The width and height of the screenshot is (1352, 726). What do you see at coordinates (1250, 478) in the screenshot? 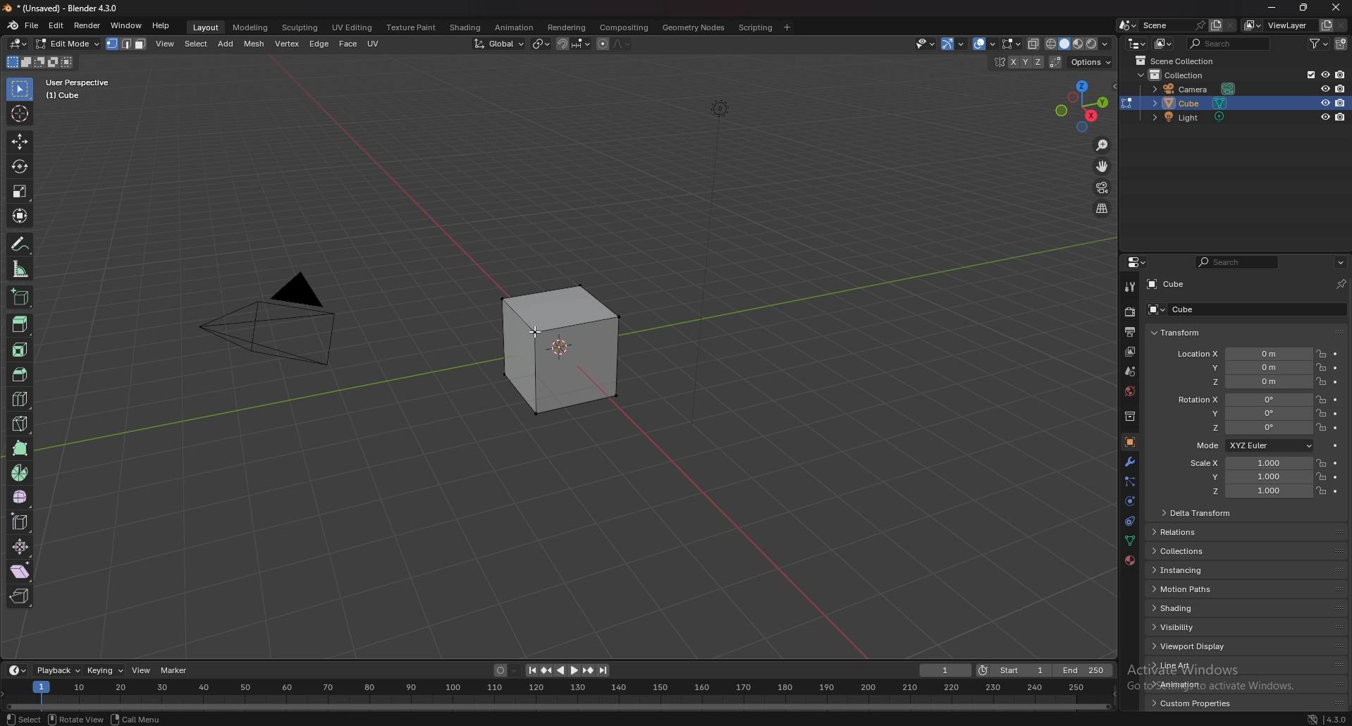
I see `scale y` at bounding box center [1250, 478].